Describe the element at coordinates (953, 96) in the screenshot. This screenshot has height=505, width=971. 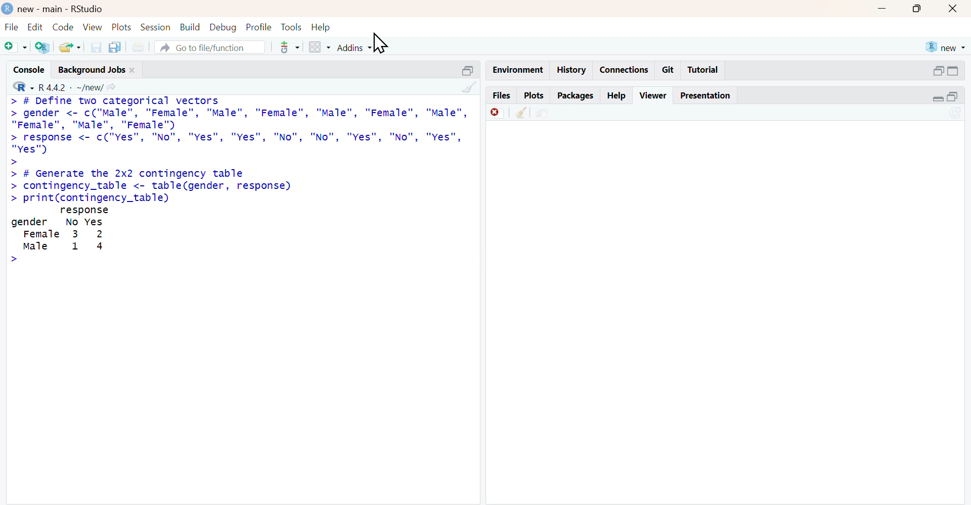
I see `open in separate window` at that location.